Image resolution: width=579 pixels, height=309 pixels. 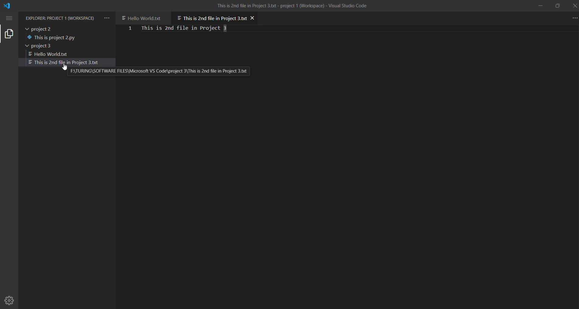 I want to click on project 2, so click(x=63, y=29).